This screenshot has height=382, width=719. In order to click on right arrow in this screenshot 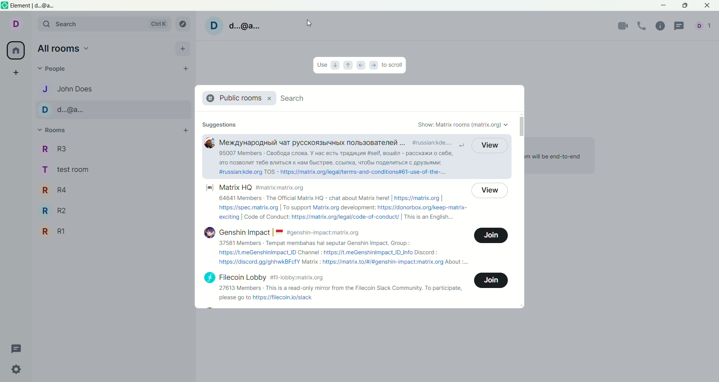, I will do `click(375, 65)`.